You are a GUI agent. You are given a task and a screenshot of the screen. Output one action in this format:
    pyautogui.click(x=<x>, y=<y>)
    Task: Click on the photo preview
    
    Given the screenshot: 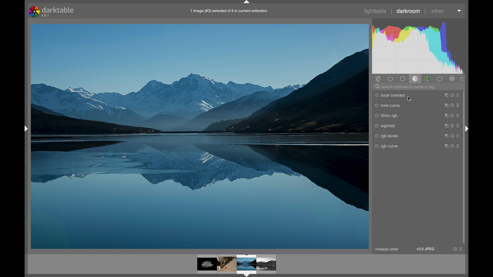 What is the action you would take?
    pyautogui.click(x=237, y=265)
    